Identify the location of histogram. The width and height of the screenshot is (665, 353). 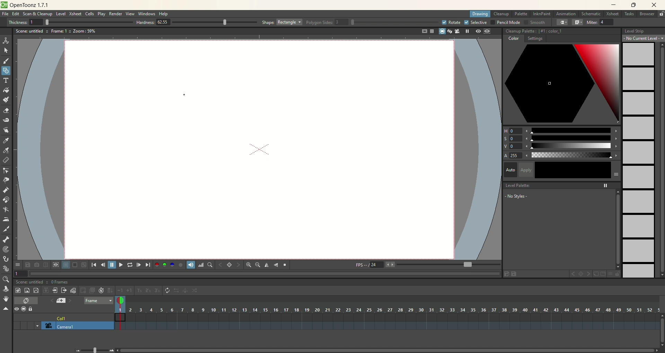
(201, 265).